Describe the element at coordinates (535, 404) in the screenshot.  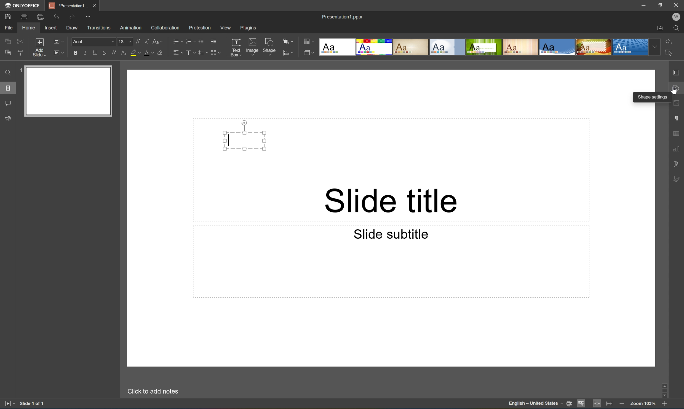
I see `English - United States` at that location.